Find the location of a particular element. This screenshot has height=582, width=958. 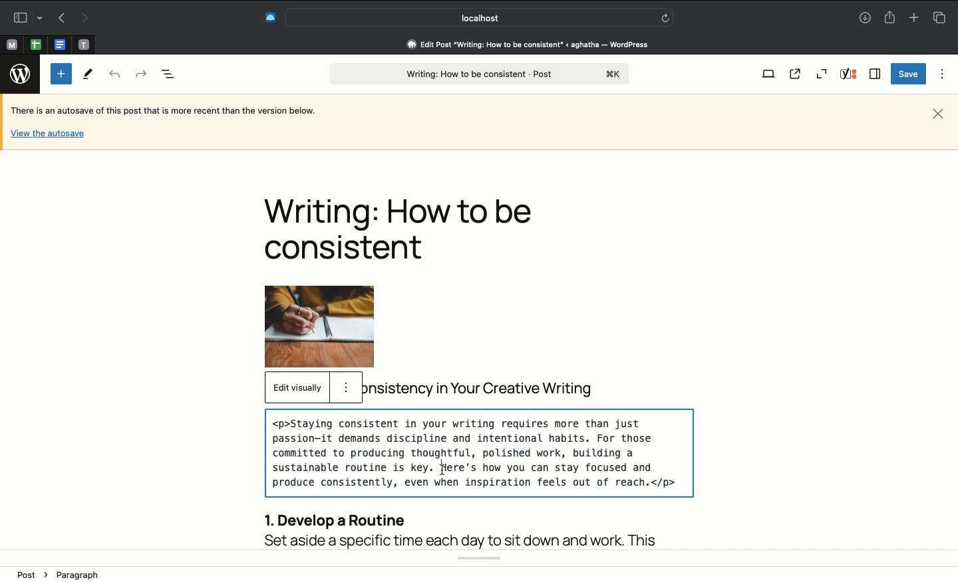

body is located at coordinates (481, 476).